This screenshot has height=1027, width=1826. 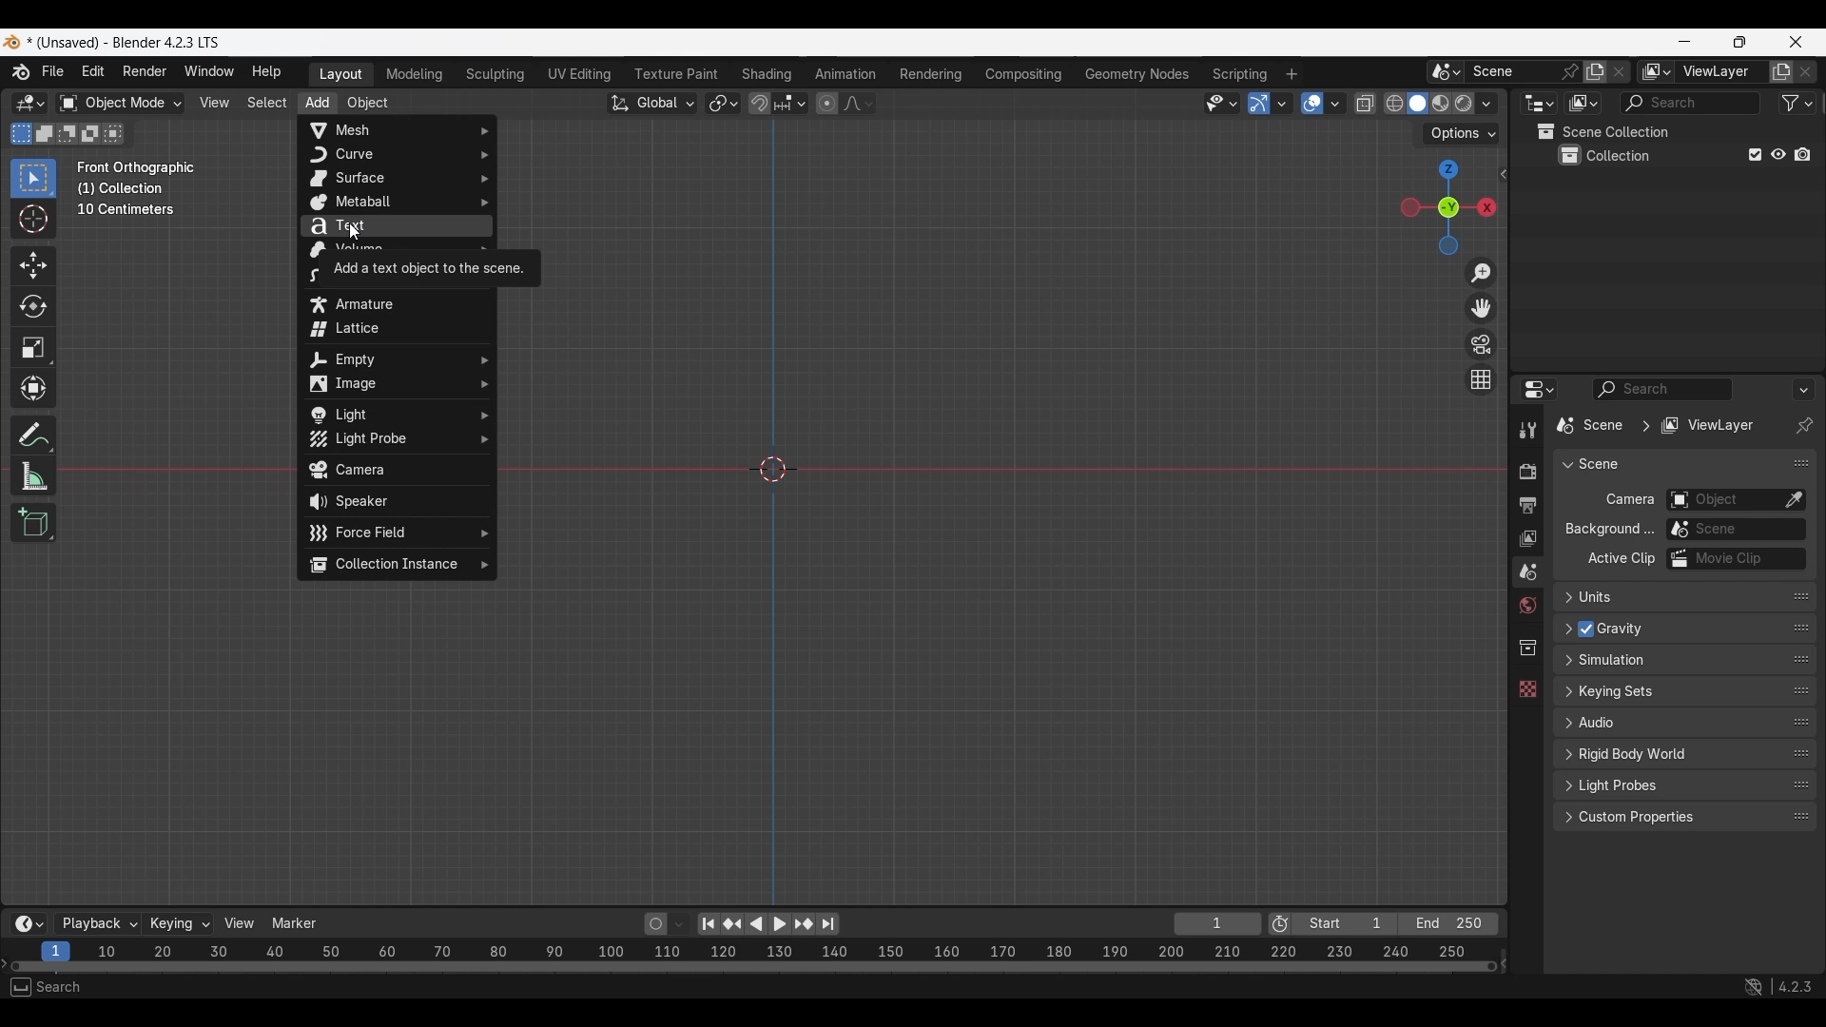 What do you see at coordinates (27, 924) in the screenshot?
I see `More options` at bounding box center [27, 924].